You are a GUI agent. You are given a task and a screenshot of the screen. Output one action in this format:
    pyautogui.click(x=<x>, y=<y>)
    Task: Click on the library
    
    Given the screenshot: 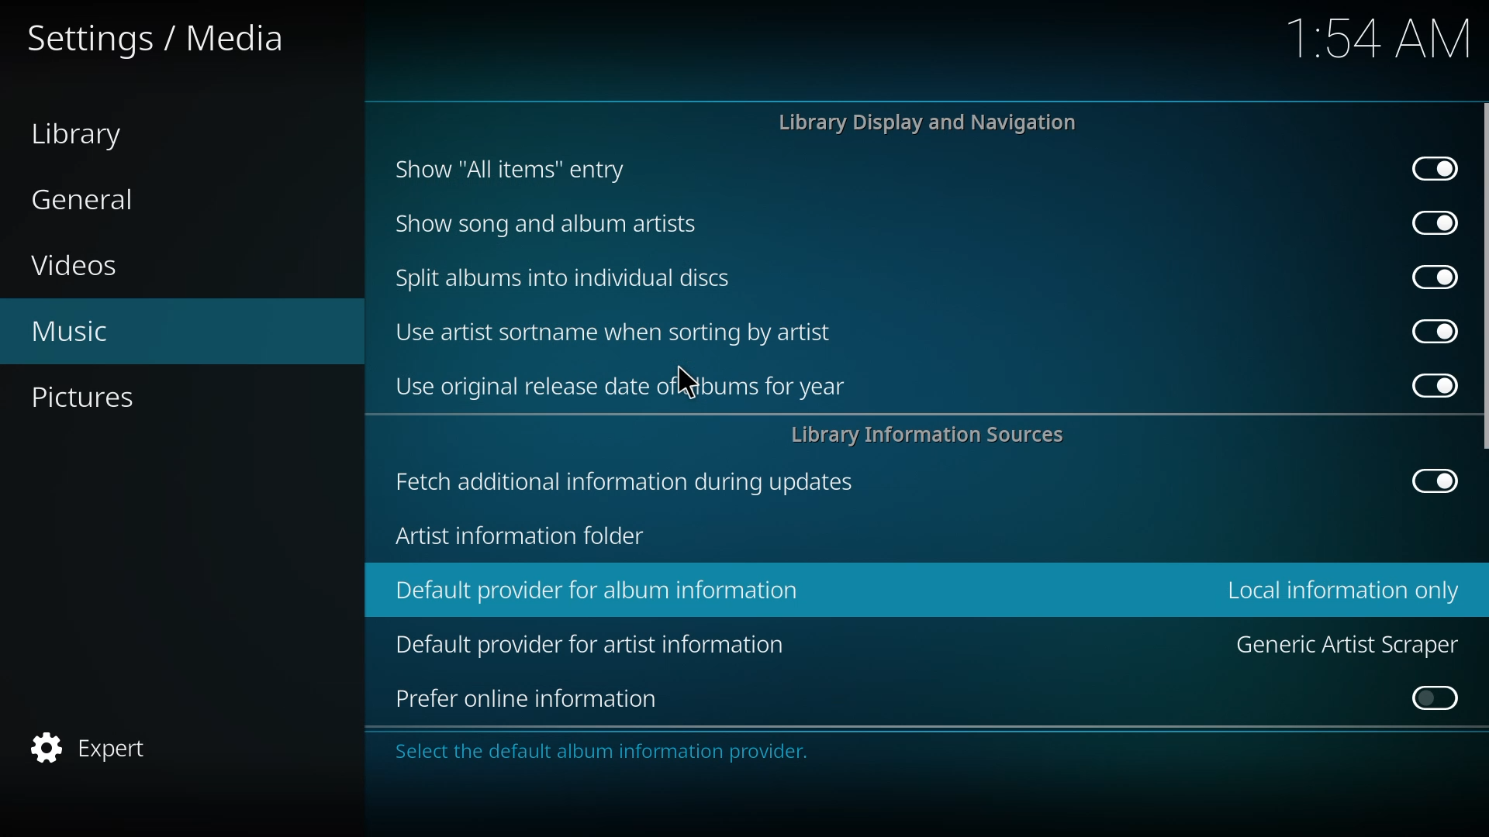 What is the action you would take?
    pyautogui.click(x=84, y=135)
    